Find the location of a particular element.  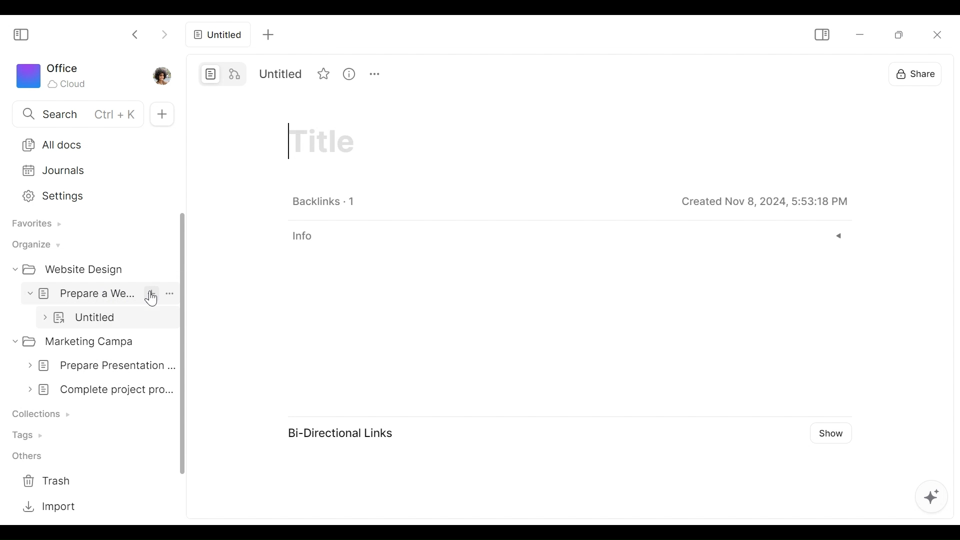

Add new tab is located at coordinates (268, 35).